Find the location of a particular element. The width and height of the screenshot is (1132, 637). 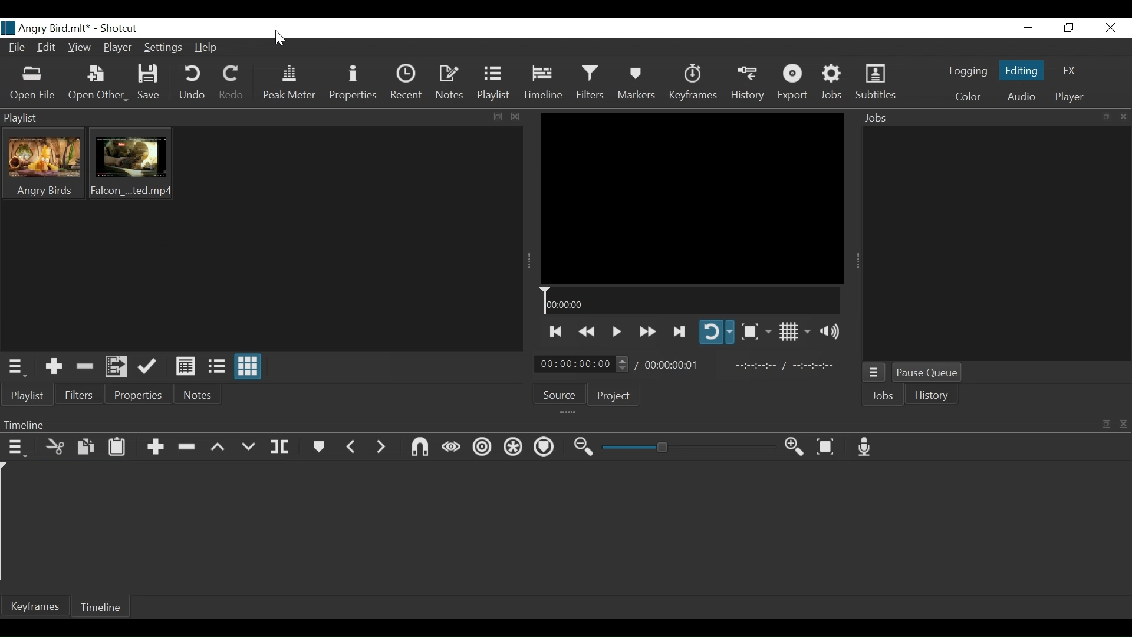

Keyframe is located at coordinates (692, 84).